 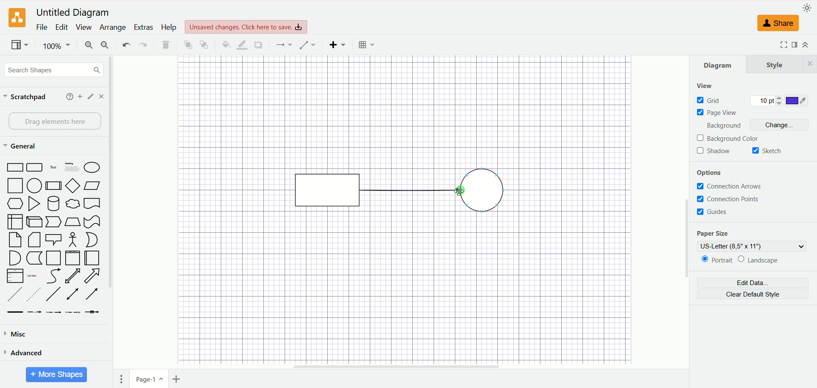 What do you see at coordinates (73, 258) in the screenshot?
I see `Vertical Page` at bounding box center [73, 258].